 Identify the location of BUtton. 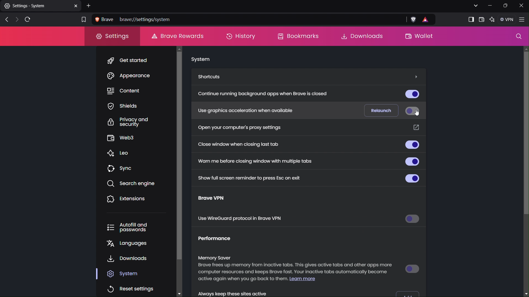
(411, 178).